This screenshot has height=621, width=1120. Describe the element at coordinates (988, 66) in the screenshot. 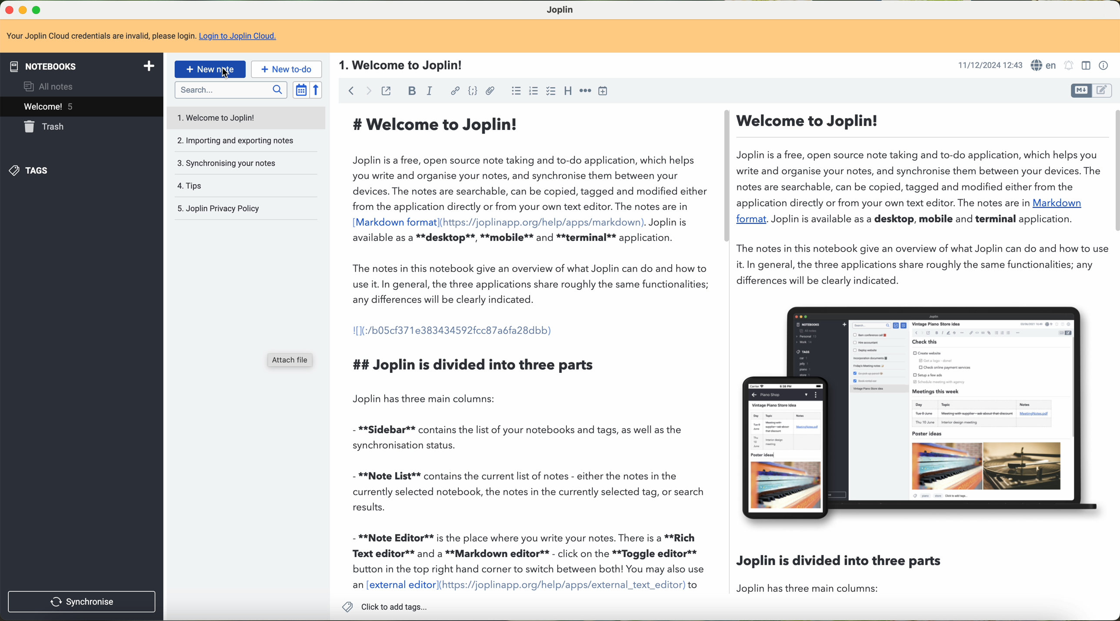

I see `date and hour` at that location.